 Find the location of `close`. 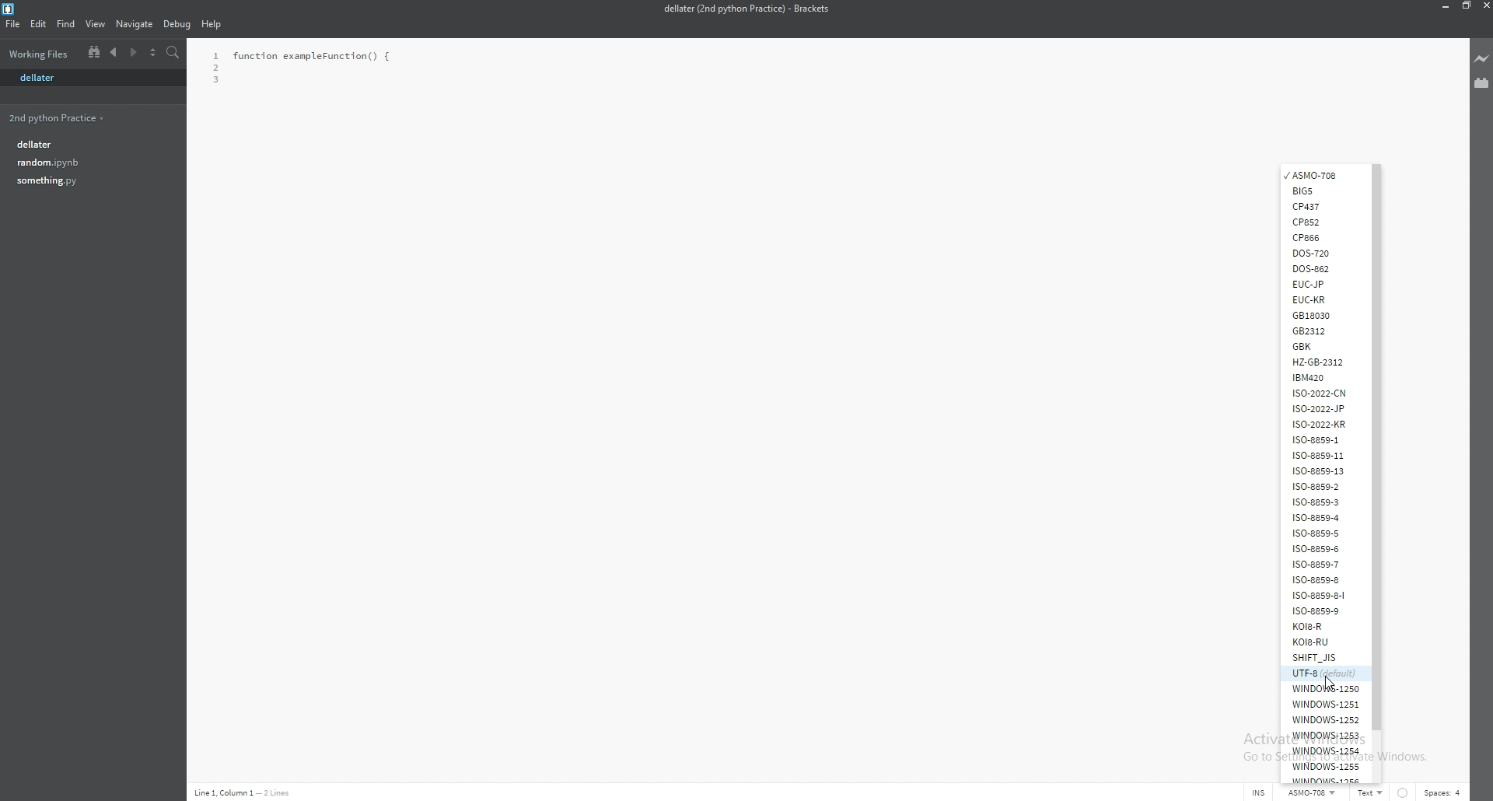

close is located at coordinates (1486, 5).